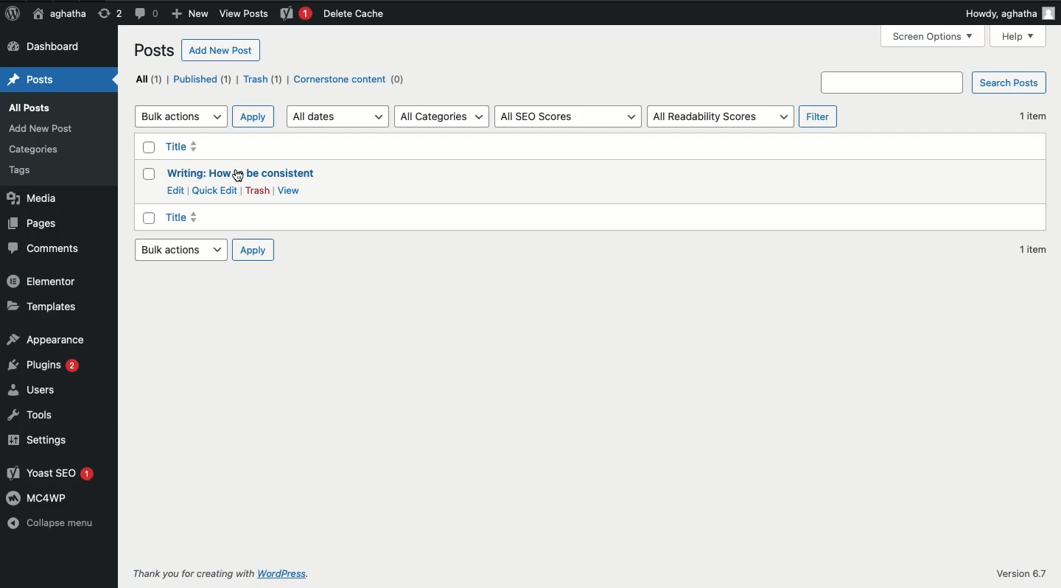 The image size is (1061, 588). What do you see at coordinates (34, 413) in the screenshot?
I see `Tools` at bounding box center [34, 413].